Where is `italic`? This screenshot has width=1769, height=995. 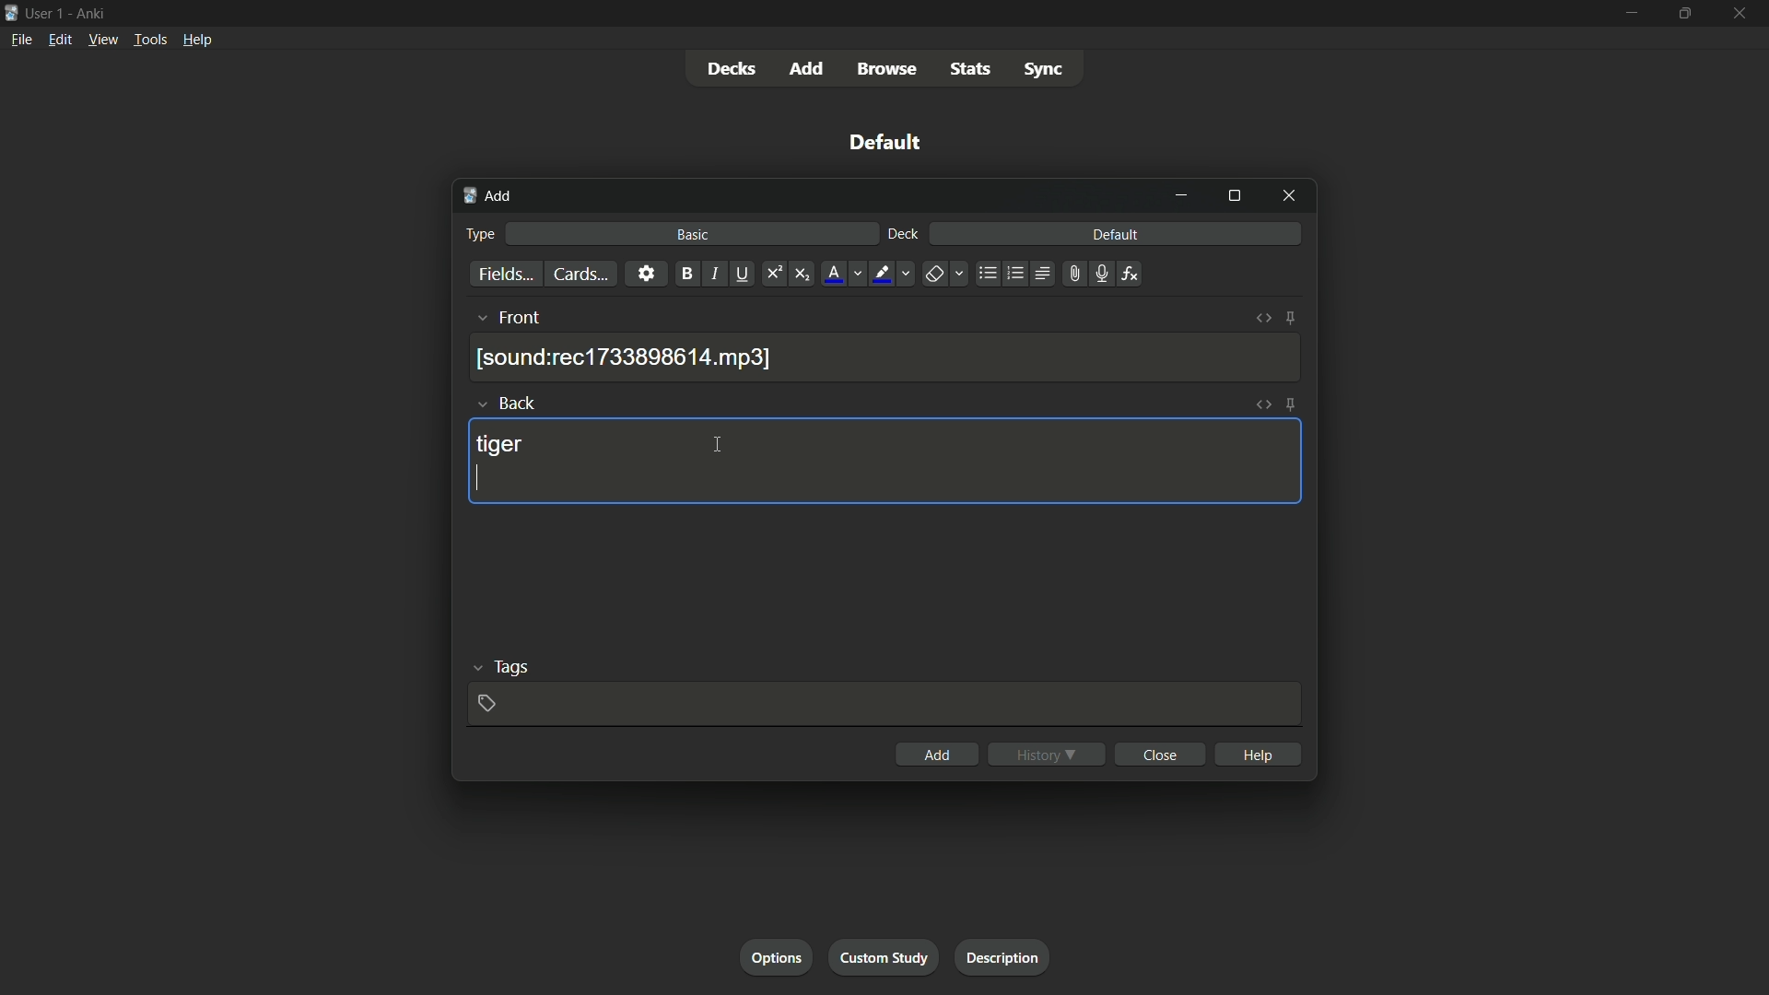 italic is located at coordinates (715, 275).